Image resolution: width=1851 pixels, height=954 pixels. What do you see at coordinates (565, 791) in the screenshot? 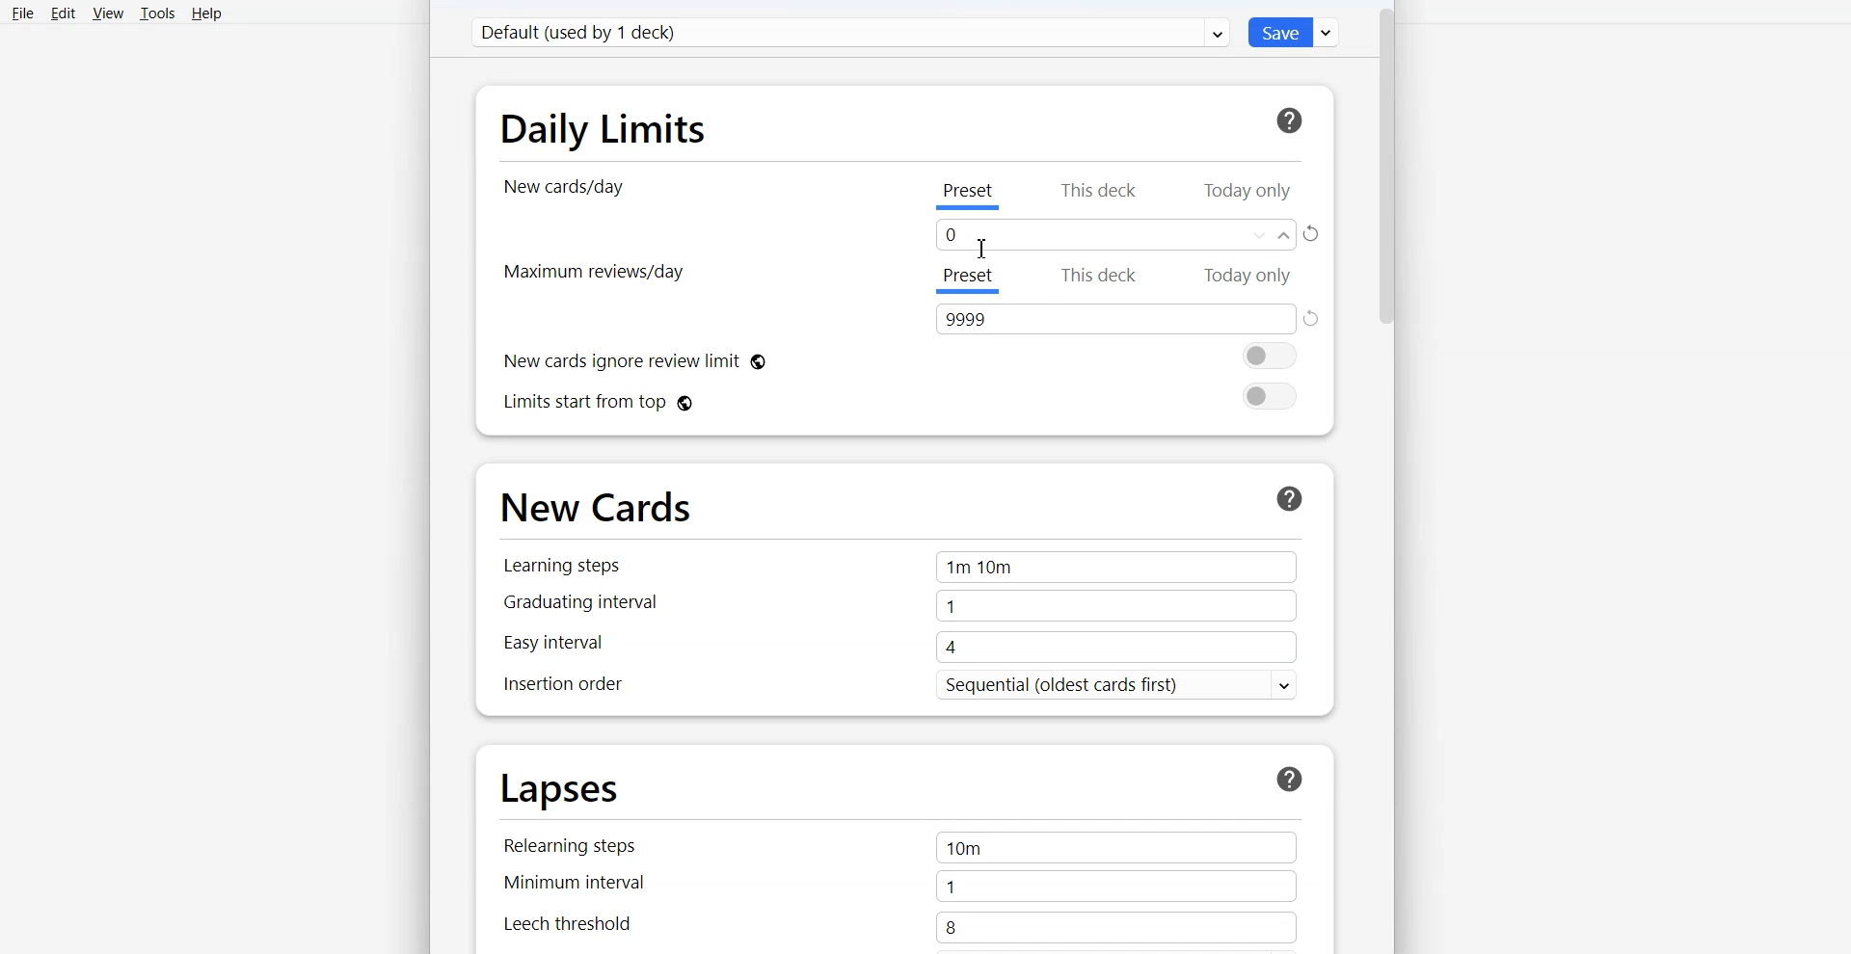
I see `Lapses` at bounding box center [565, 791].